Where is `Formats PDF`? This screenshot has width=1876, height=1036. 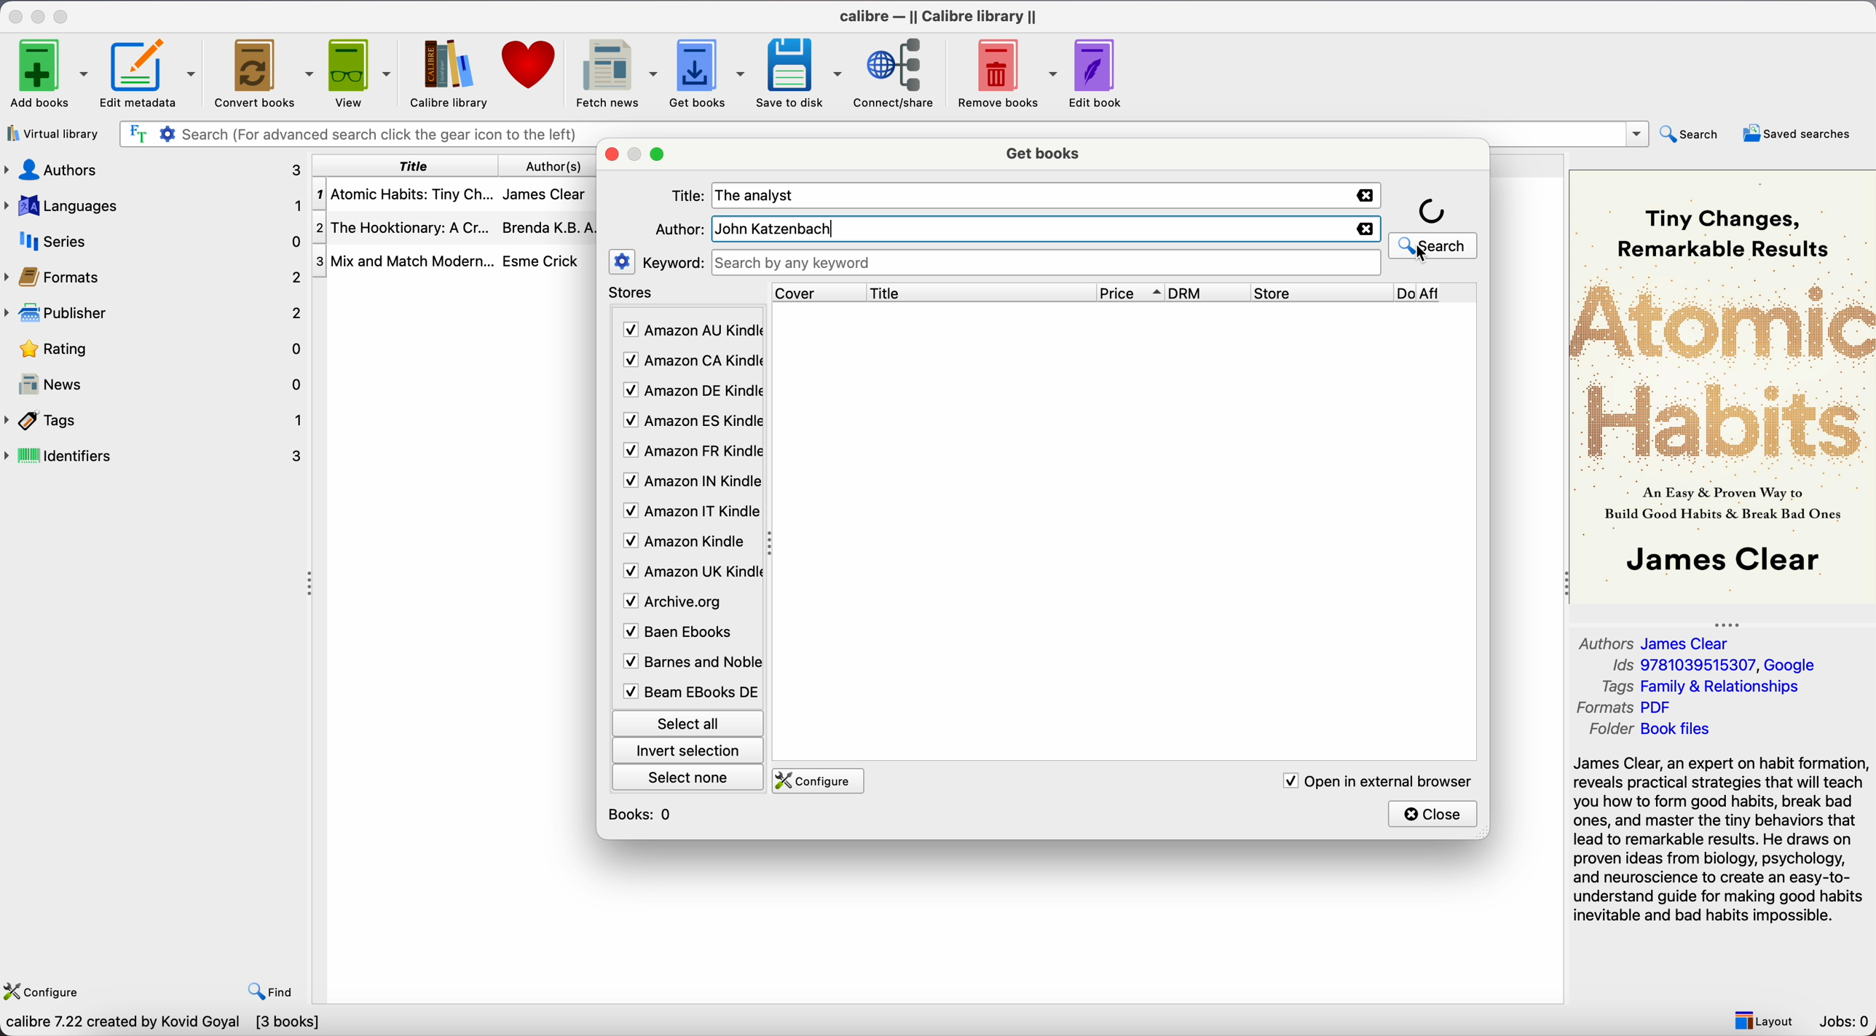 Formats PDF is located at coordinates (1638, 708).